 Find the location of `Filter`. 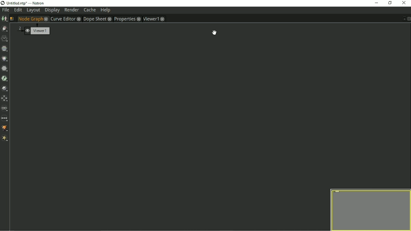

Filter is located at coordinates (5, 69).